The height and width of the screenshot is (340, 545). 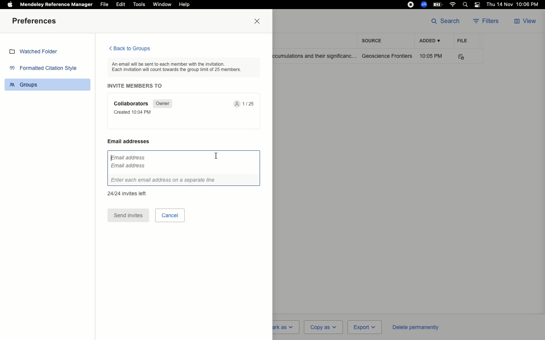 What do you see at coordinates (36, 53) in the screenshot?
I see `Watched folder` at bounding box center [36, 53].